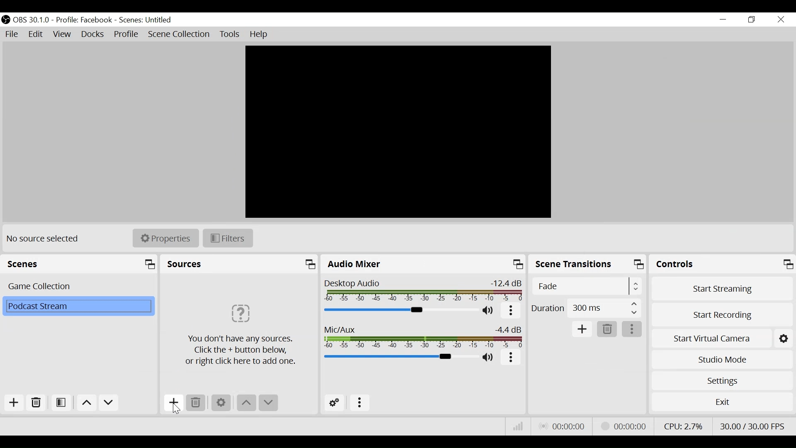 This screenshot has height=448, width=796. I want to click on Desktop Audio, so click(424, 291).